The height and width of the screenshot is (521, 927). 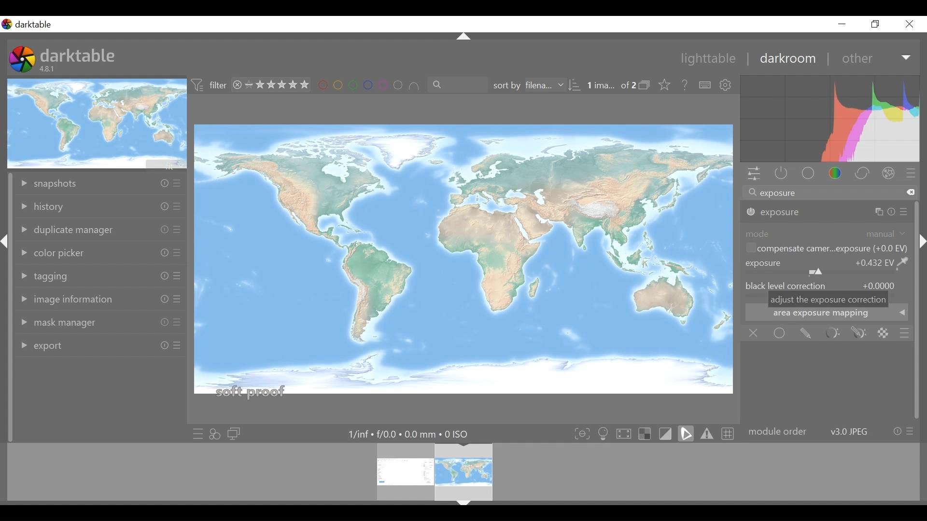 I want to click on drawn mask, so click(x=805, y=333).